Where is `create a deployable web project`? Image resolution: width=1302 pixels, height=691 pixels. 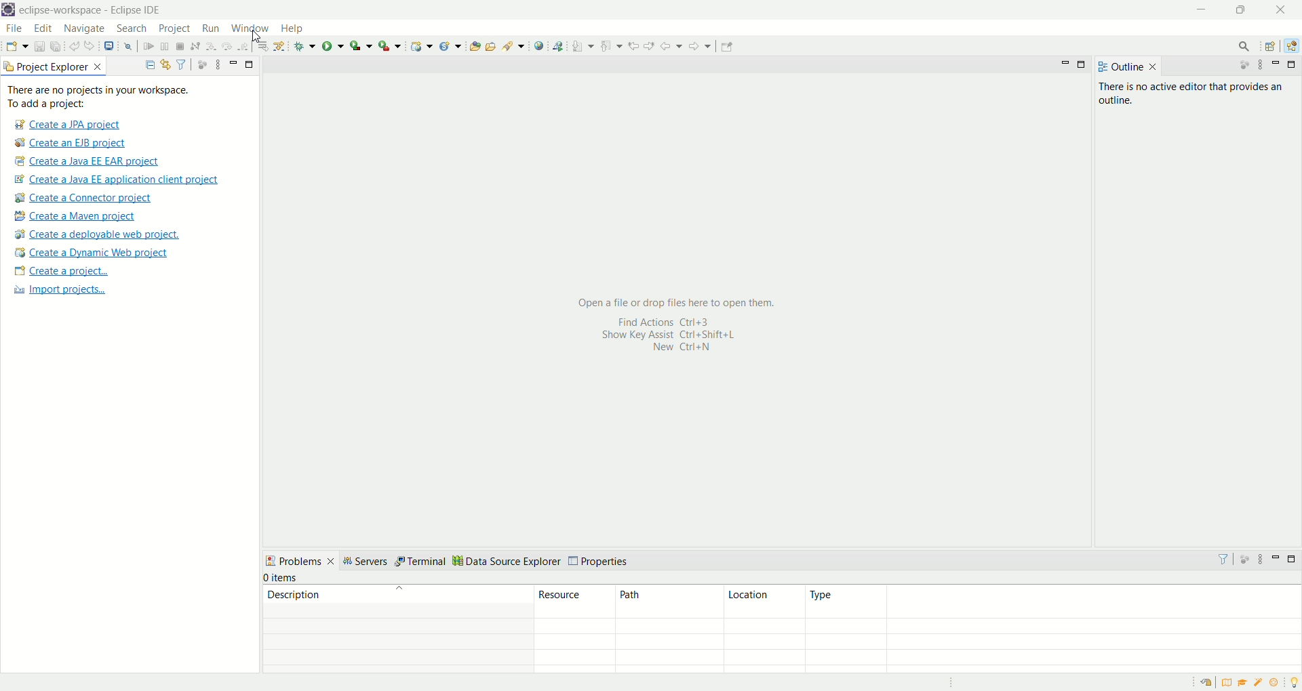 create a deployable web project is located at coordinates (98, 235).